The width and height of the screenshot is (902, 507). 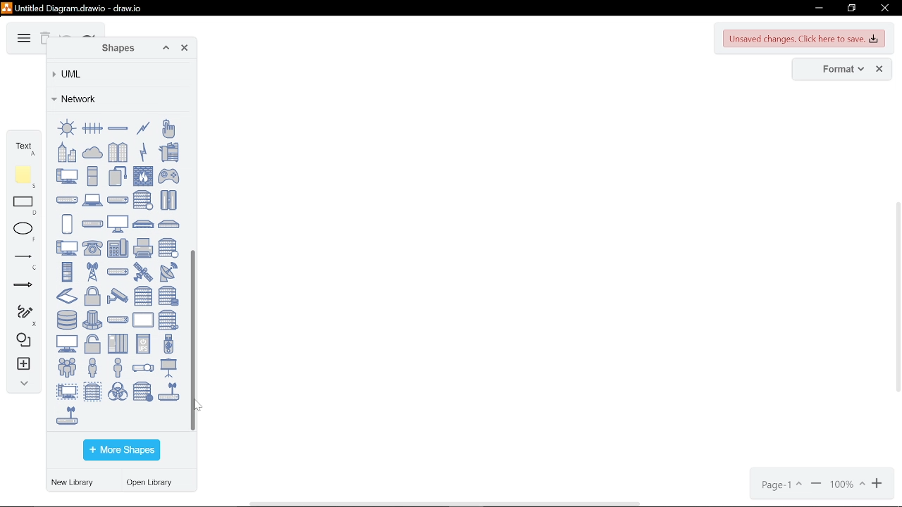 I want to click on zoom in, so click(x=879, y=484).